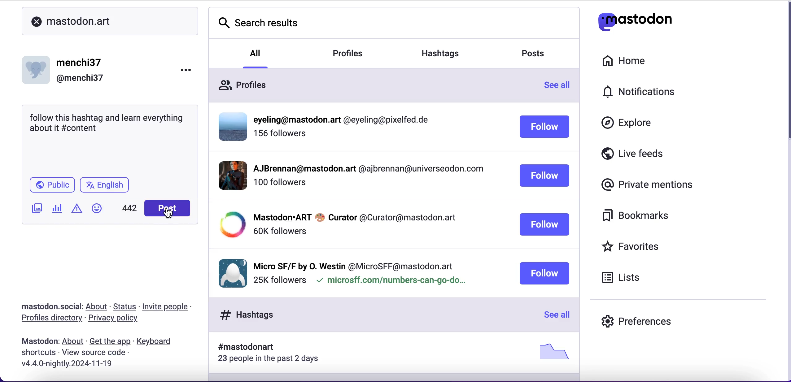 The height and width of the screenshot is (382, 791). Describe the element at coordinates (125, 306) in the screenshot. I see `status` at that location.